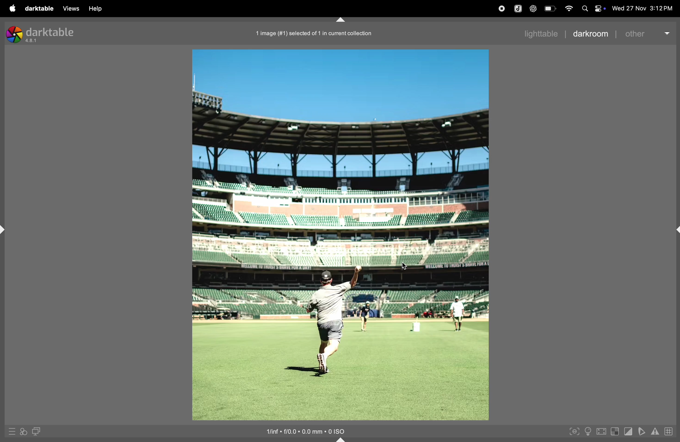 This screenshot has width=680, height=442. Describe the element at coordinates (655, 431) in the screenshot. I see `attention` at that location.